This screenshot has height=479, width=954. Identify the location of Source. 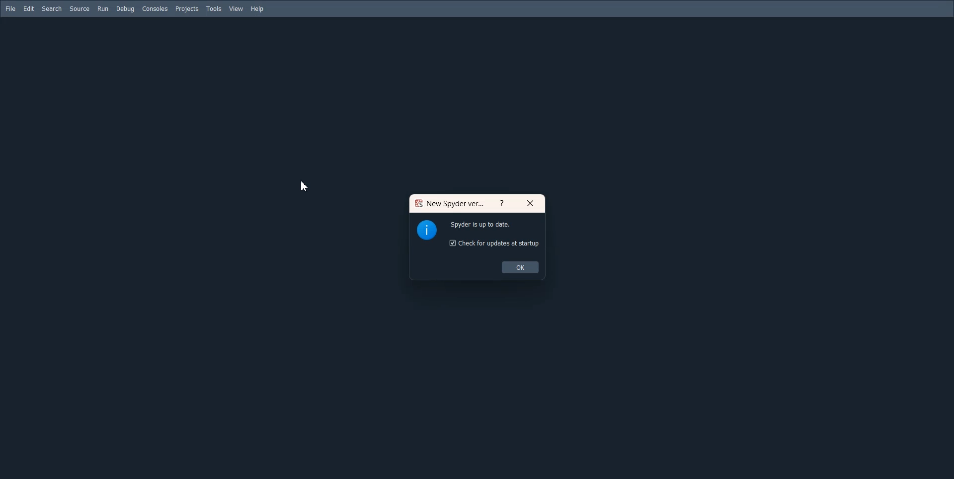
(79, 9).